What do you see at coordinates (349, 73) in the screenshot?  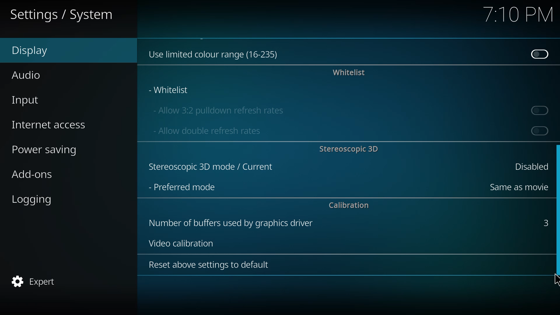 I see `whitelist` at bounding box center [349, 73].